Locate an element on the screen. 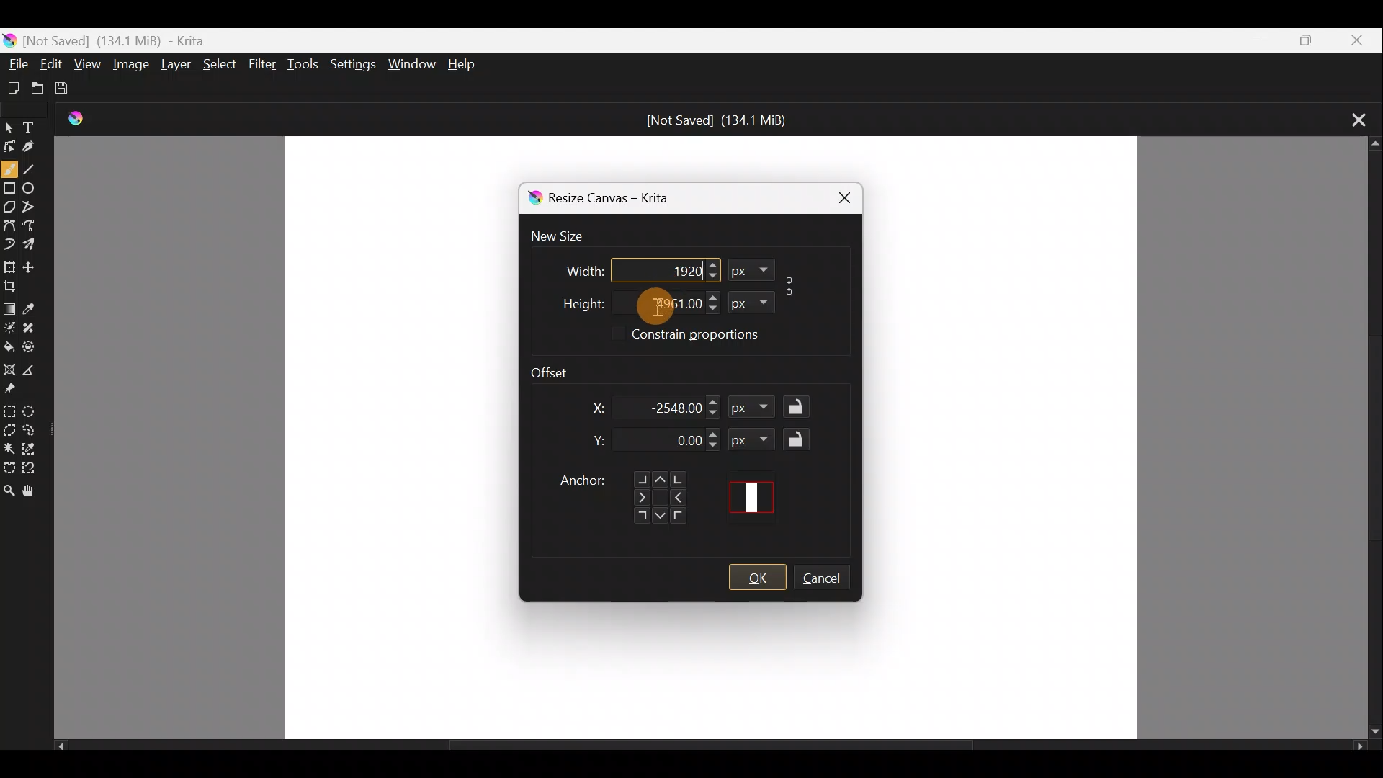  Format is located at coordinates (748, 300).